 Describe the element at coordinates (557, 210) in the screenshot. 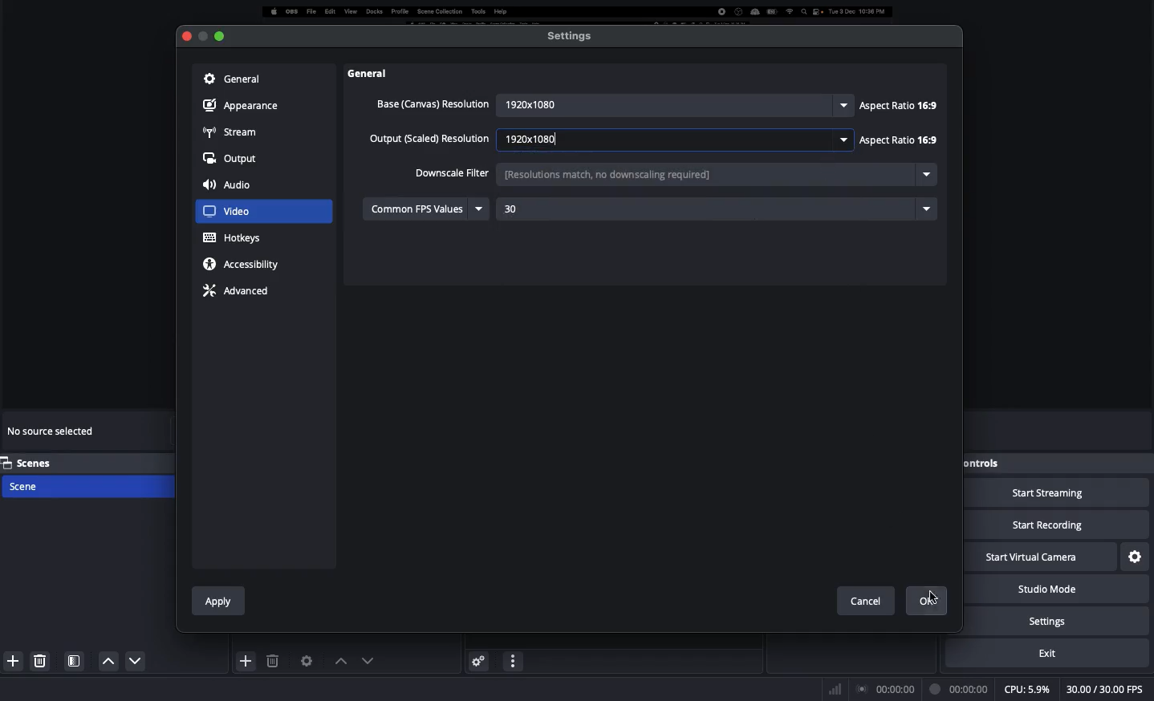

I see `30` at that location.